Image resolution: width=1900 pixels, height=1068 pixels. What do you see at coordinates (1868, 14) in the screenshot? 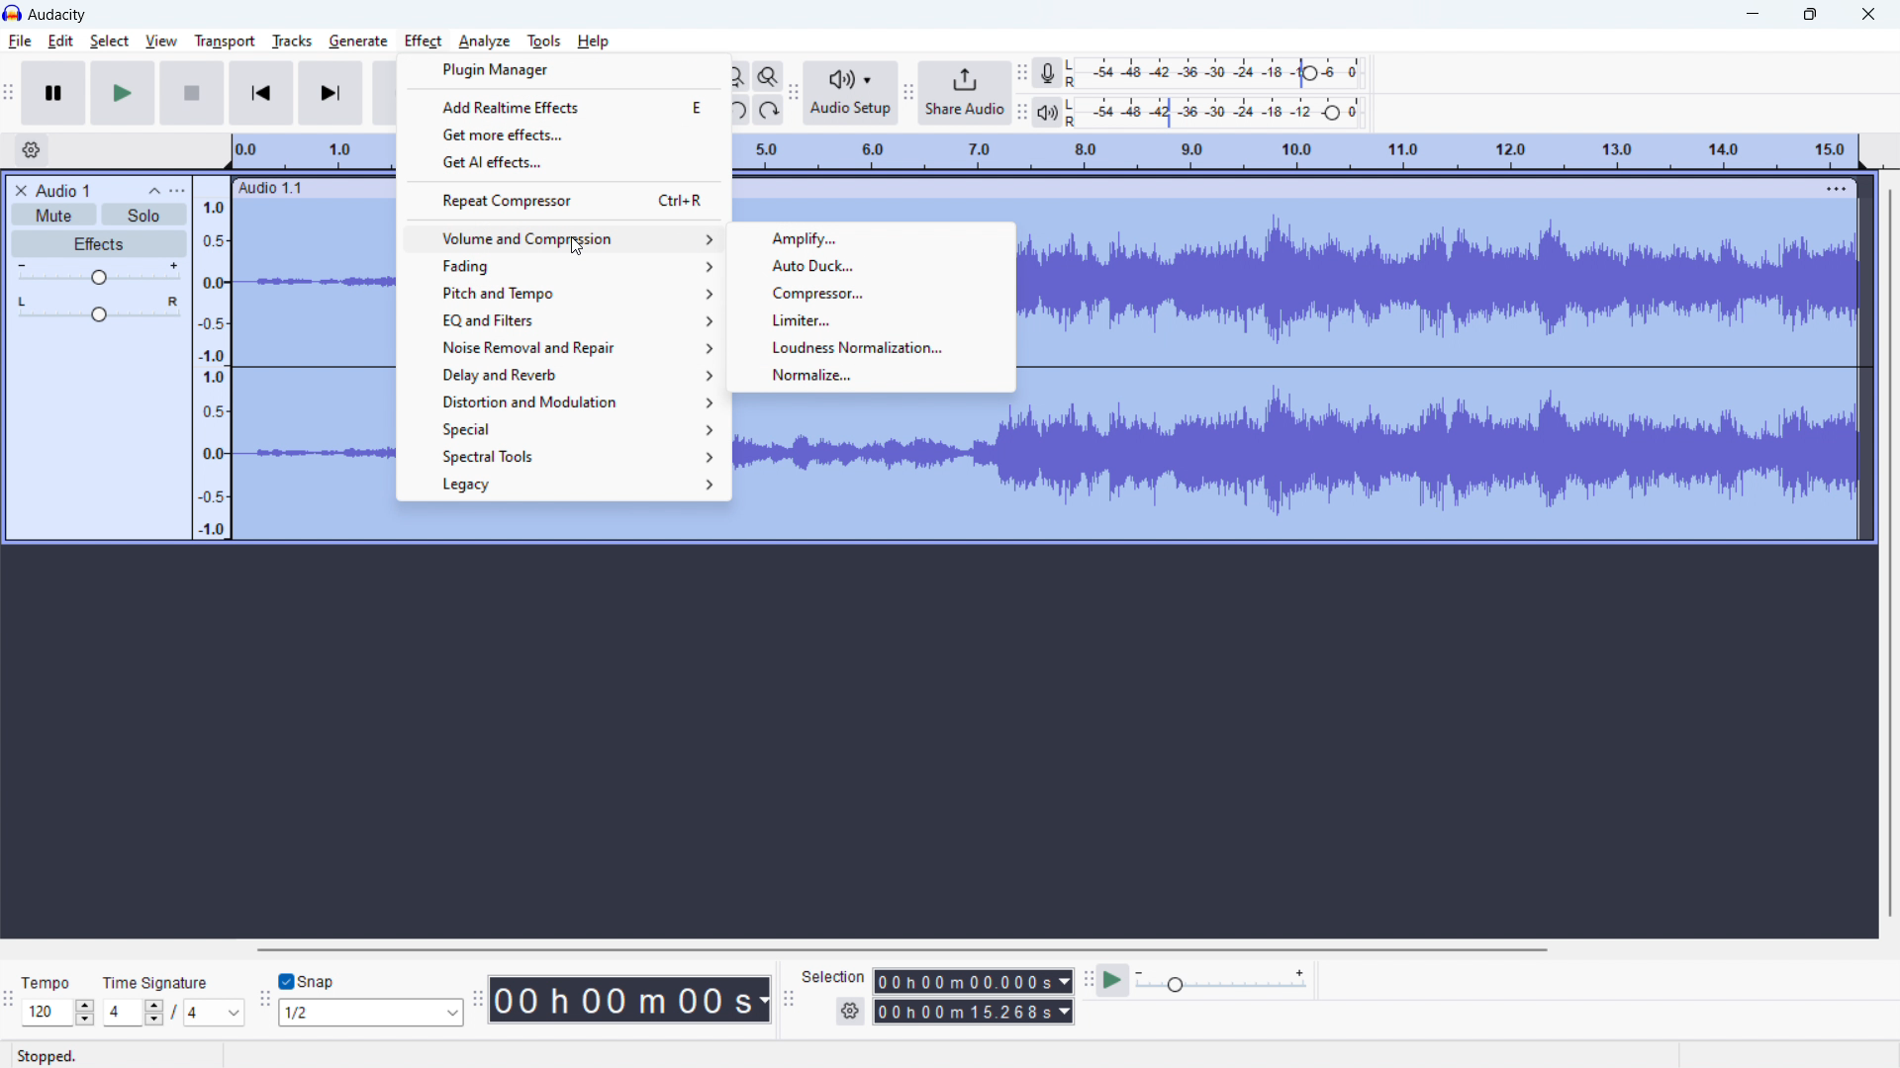
I see `close` at bounding box center [1868, 14].